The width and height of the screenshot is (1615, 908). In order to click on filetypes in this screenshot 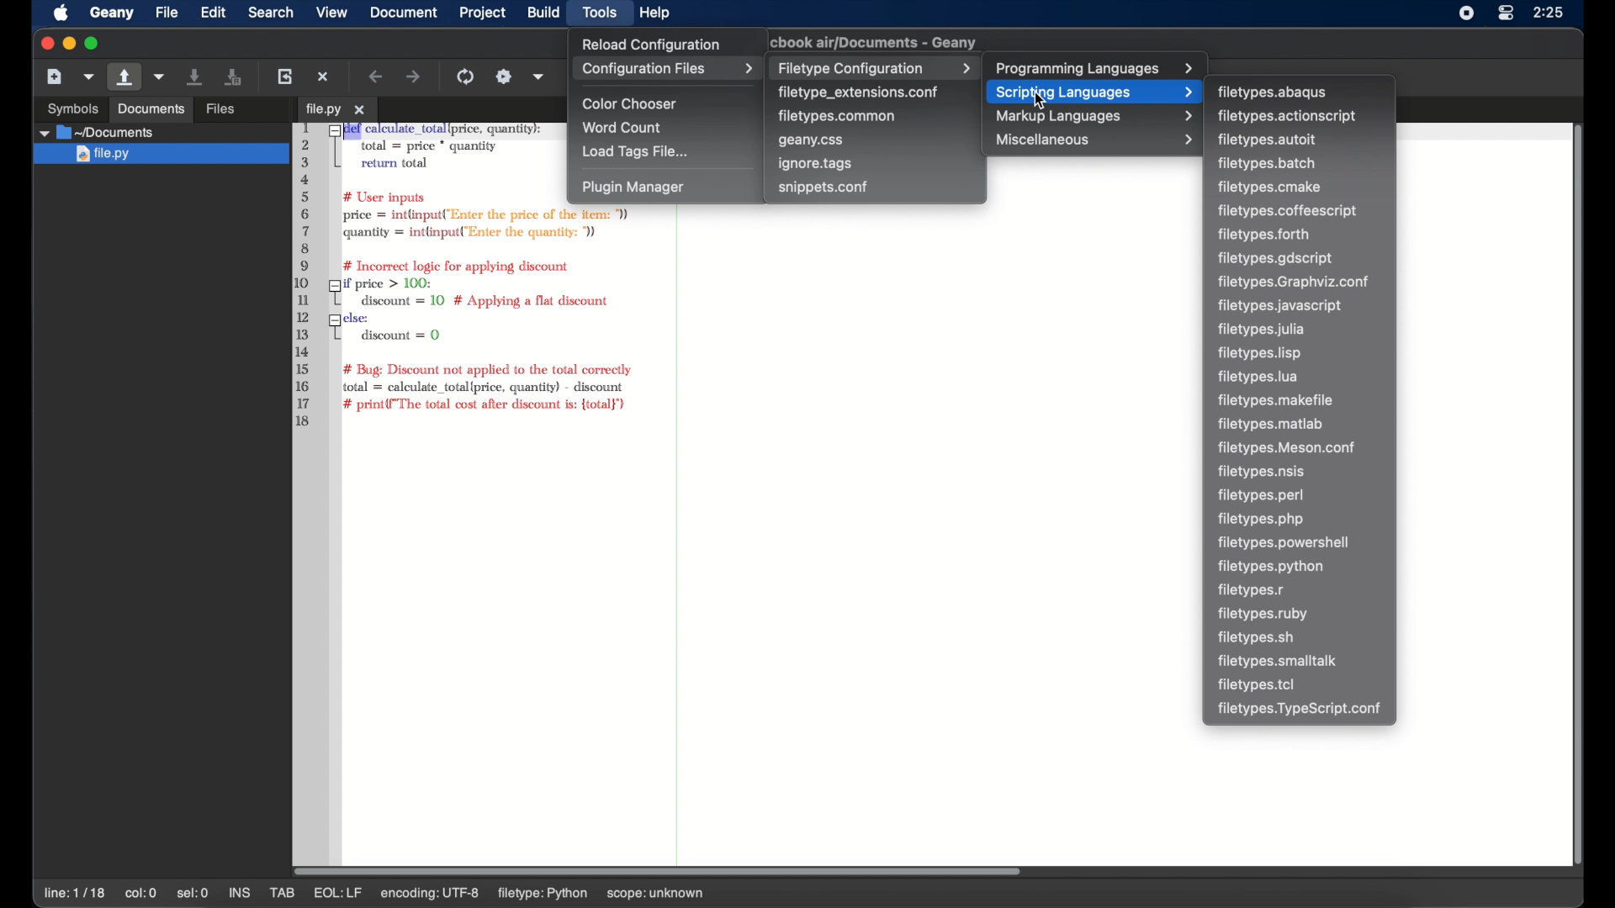, I will do `click(1290, 448)`.